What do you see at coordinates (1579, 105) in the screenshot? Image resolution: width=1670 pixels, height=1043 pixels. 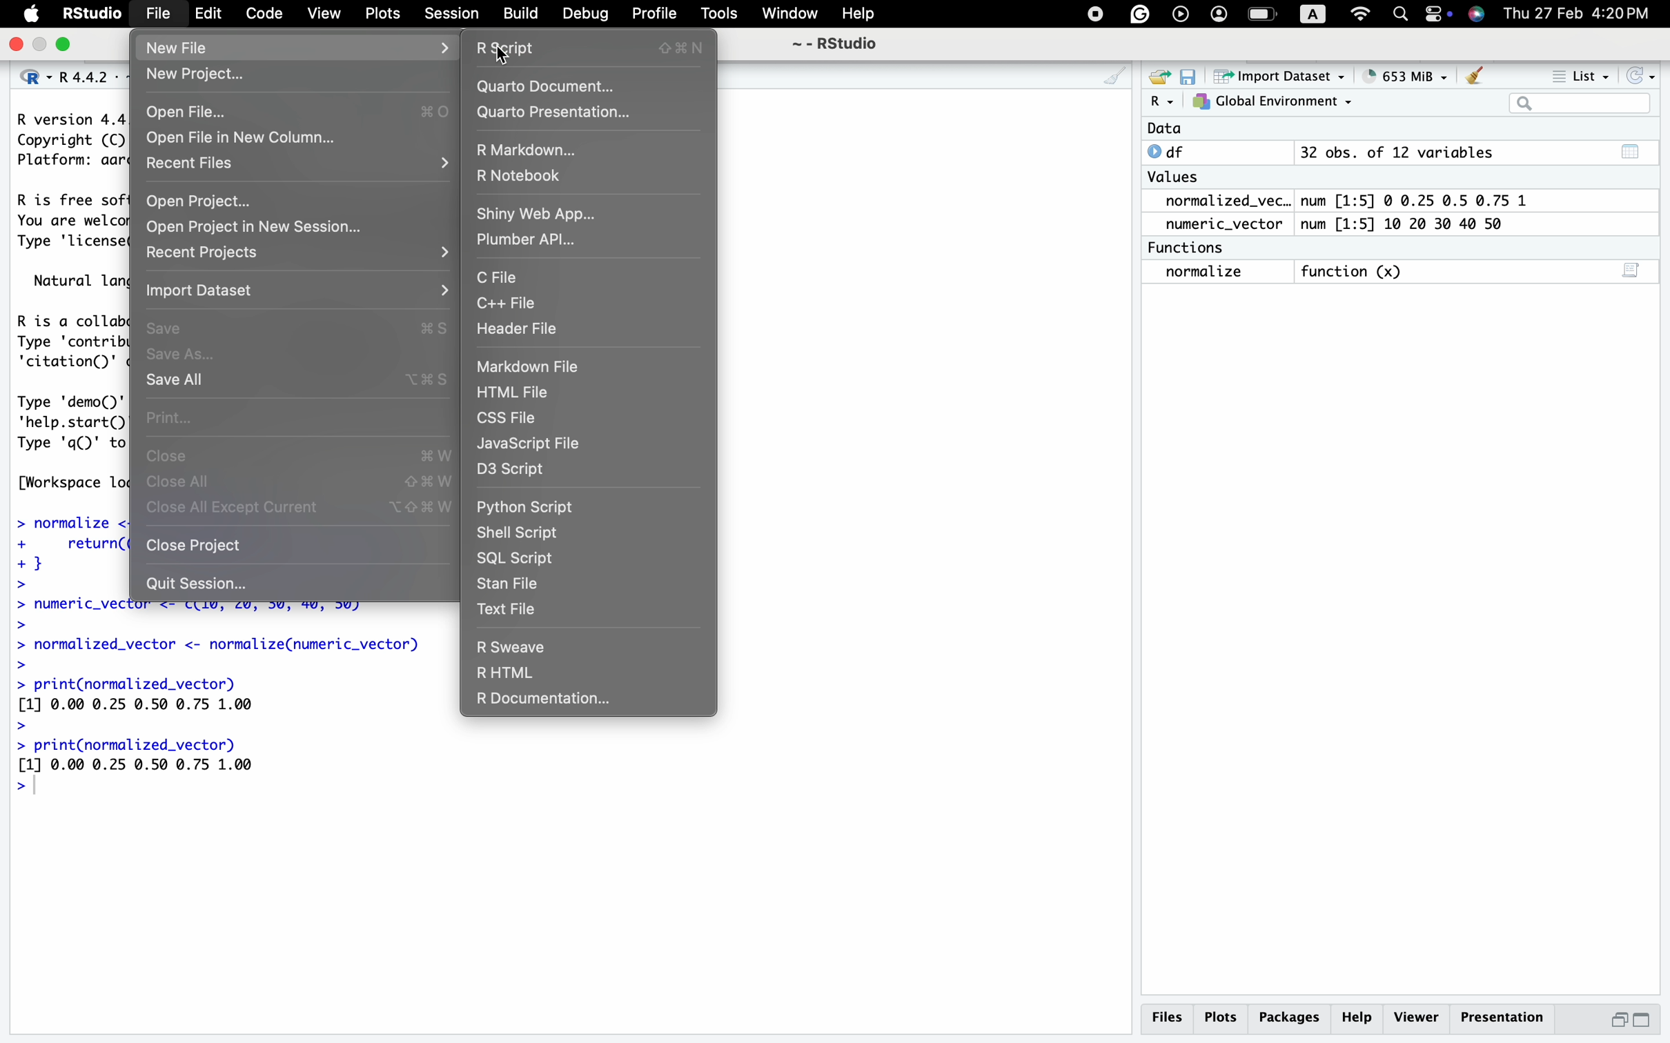 I see `Search Bar` at bounding box center [1579, 105].